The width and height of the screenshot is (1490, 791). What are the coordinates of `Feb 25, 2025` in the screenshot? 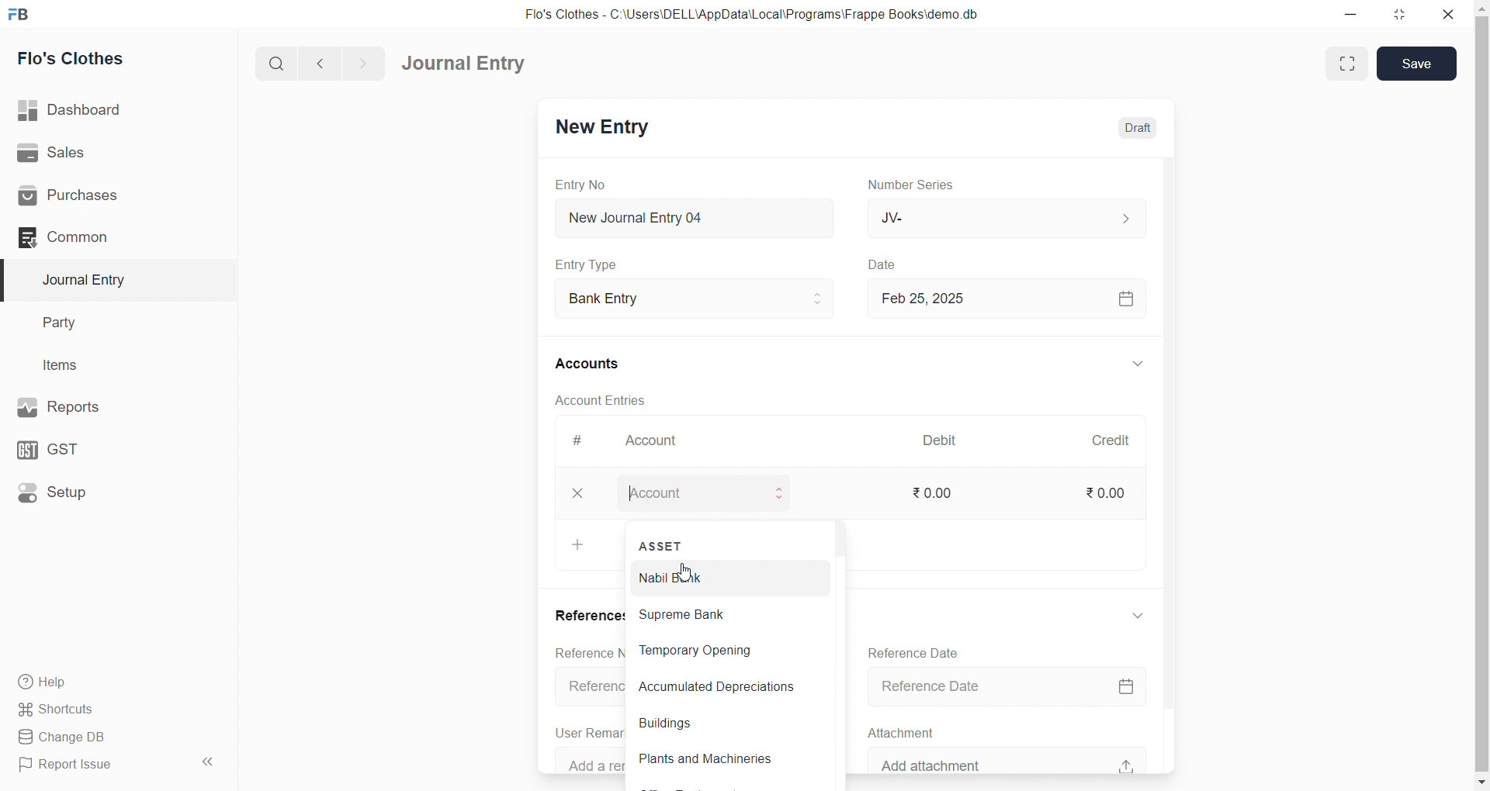 It's located at (1012, 298).